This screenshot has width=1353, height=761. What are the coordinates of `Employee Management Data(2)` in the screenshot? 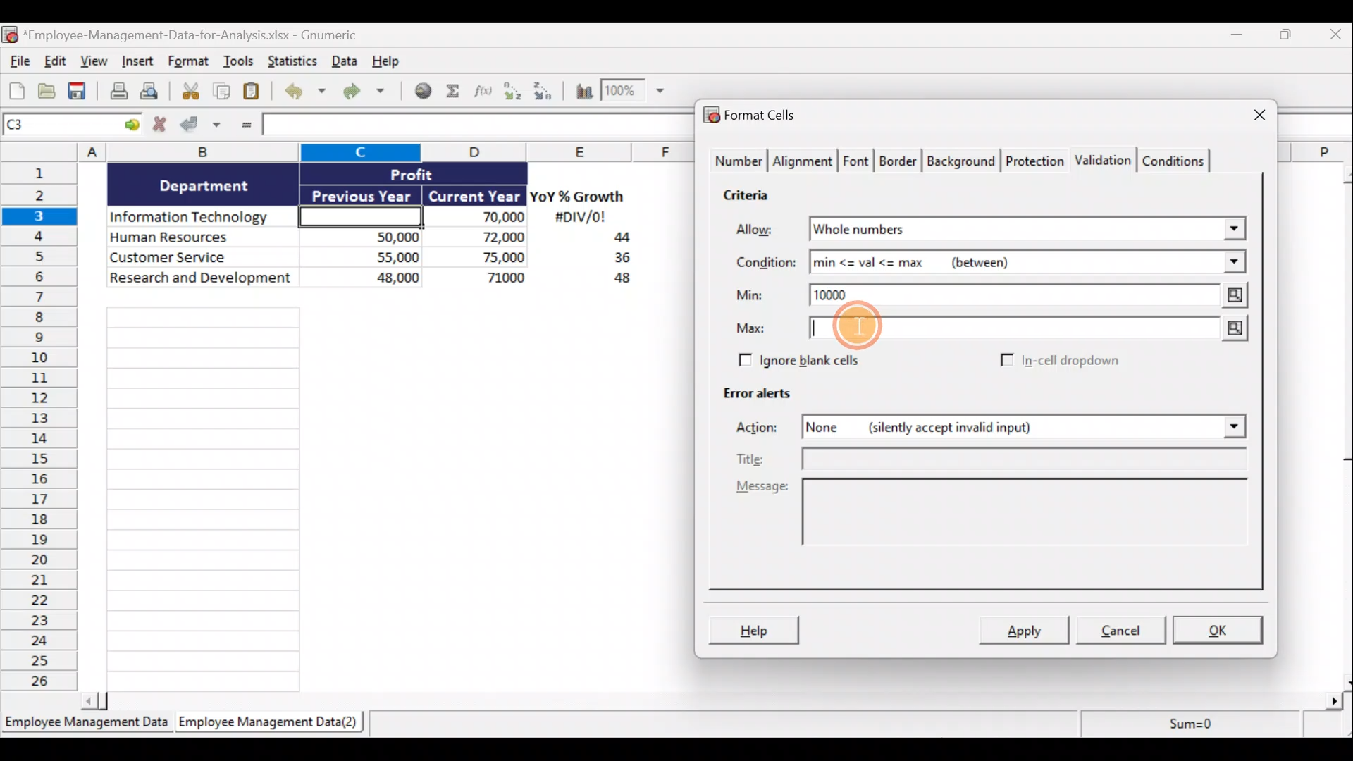 It's located at (266, 724).